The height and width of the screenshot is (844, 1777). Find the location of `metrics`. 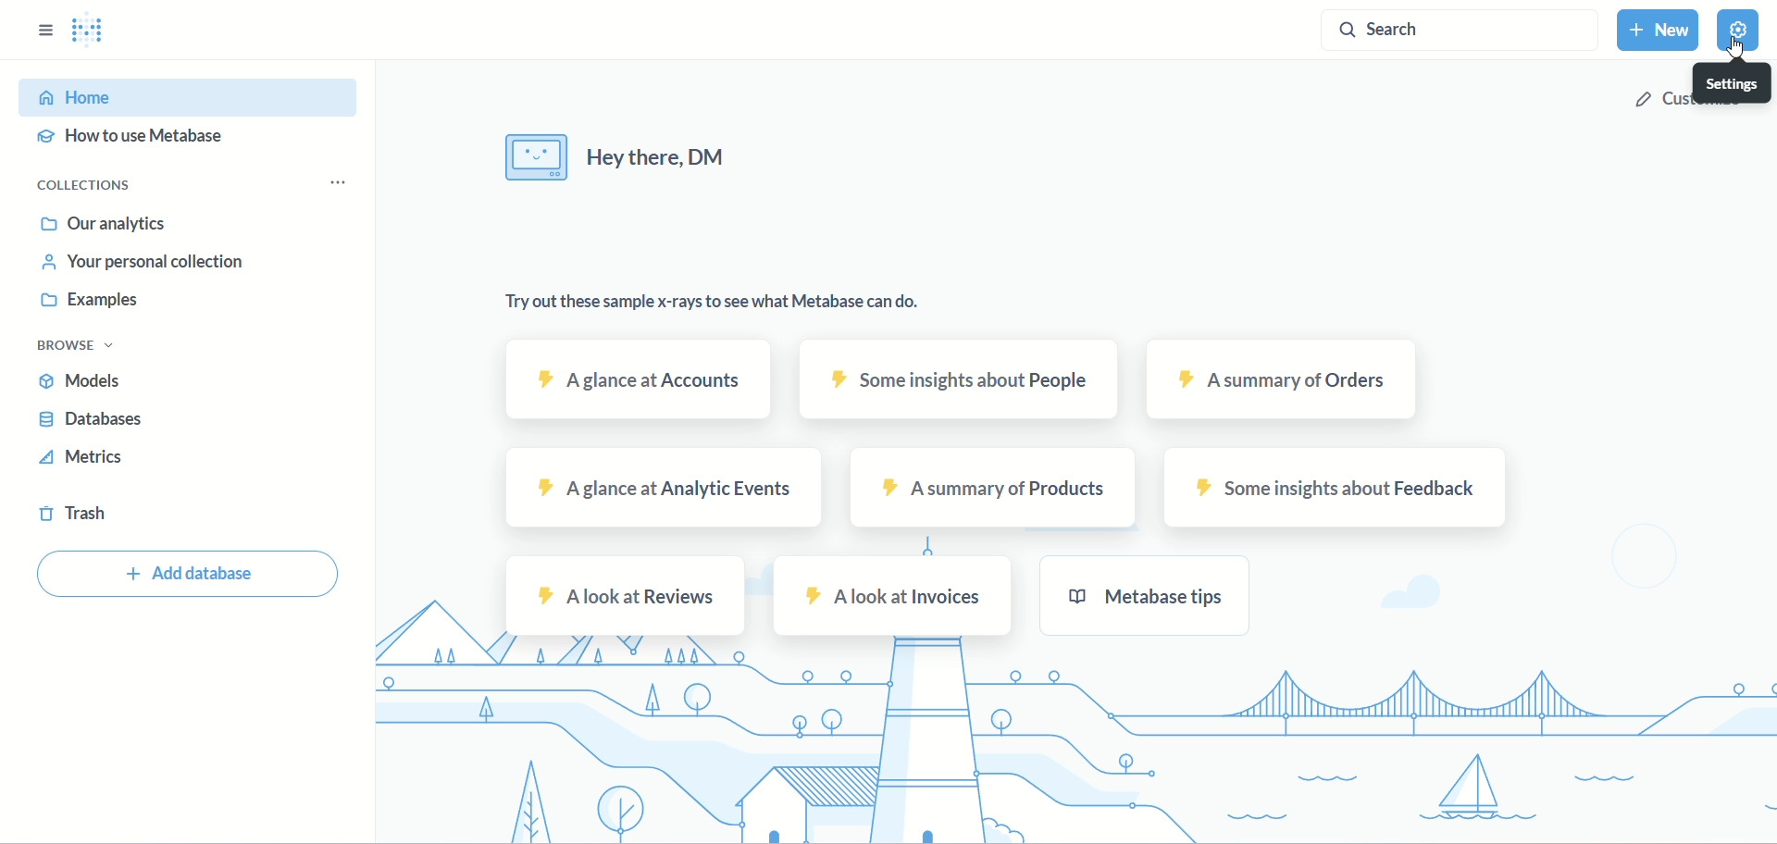

metrics is located at coordinates (88, 456).